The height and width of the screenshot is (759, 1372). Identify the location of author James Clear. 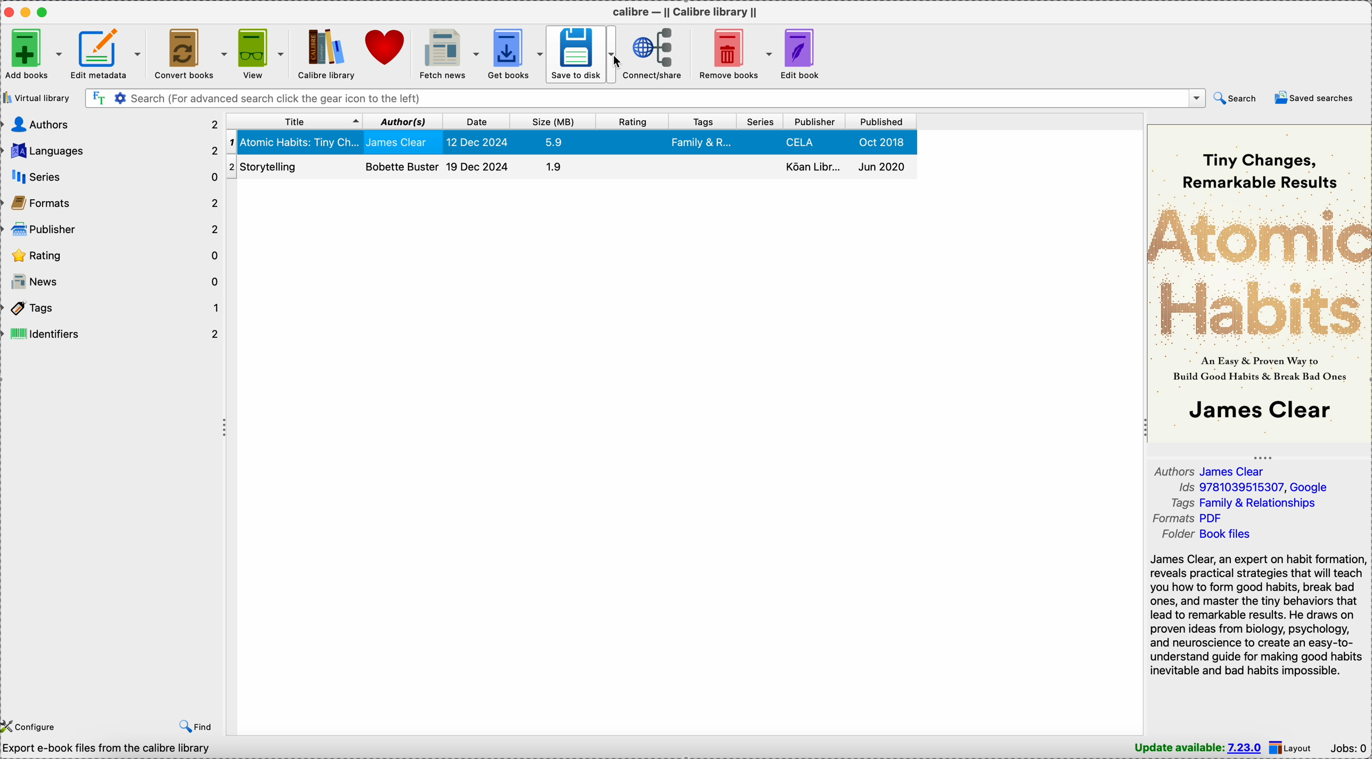
(1209, 470).